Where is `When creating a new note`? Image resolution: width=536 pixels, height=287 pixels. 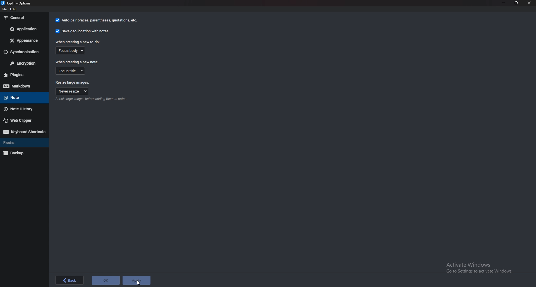
When creating a new note is located at coordinates (78, 62).